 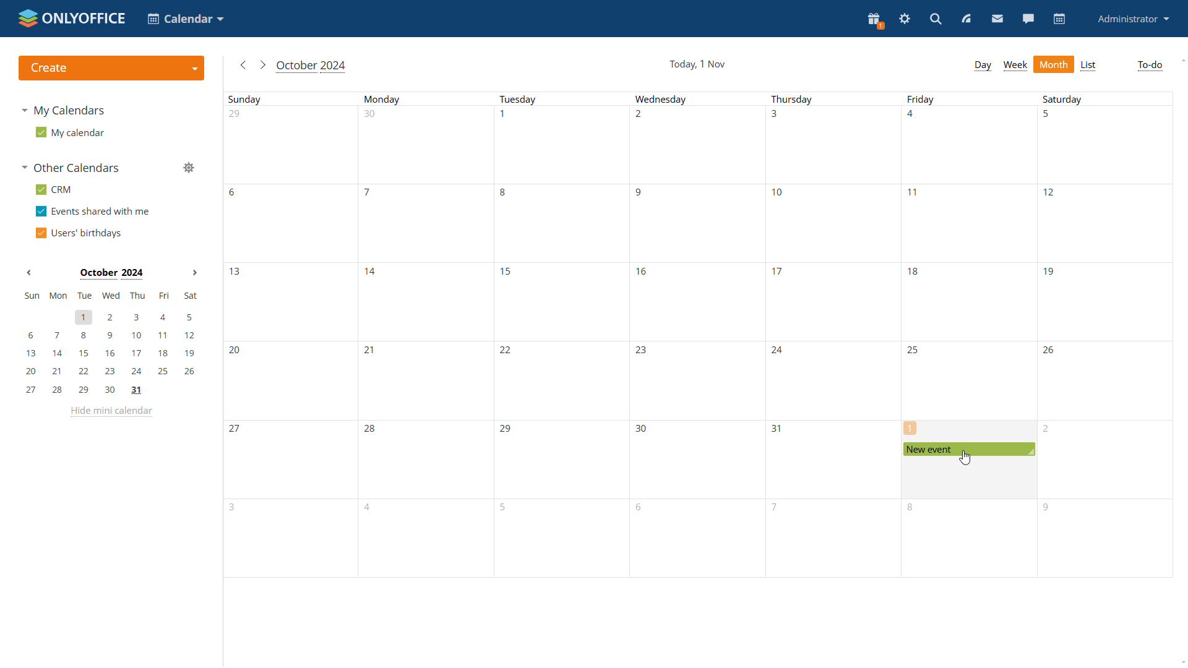 I want to click on sunday, so click(x=291, y=336).